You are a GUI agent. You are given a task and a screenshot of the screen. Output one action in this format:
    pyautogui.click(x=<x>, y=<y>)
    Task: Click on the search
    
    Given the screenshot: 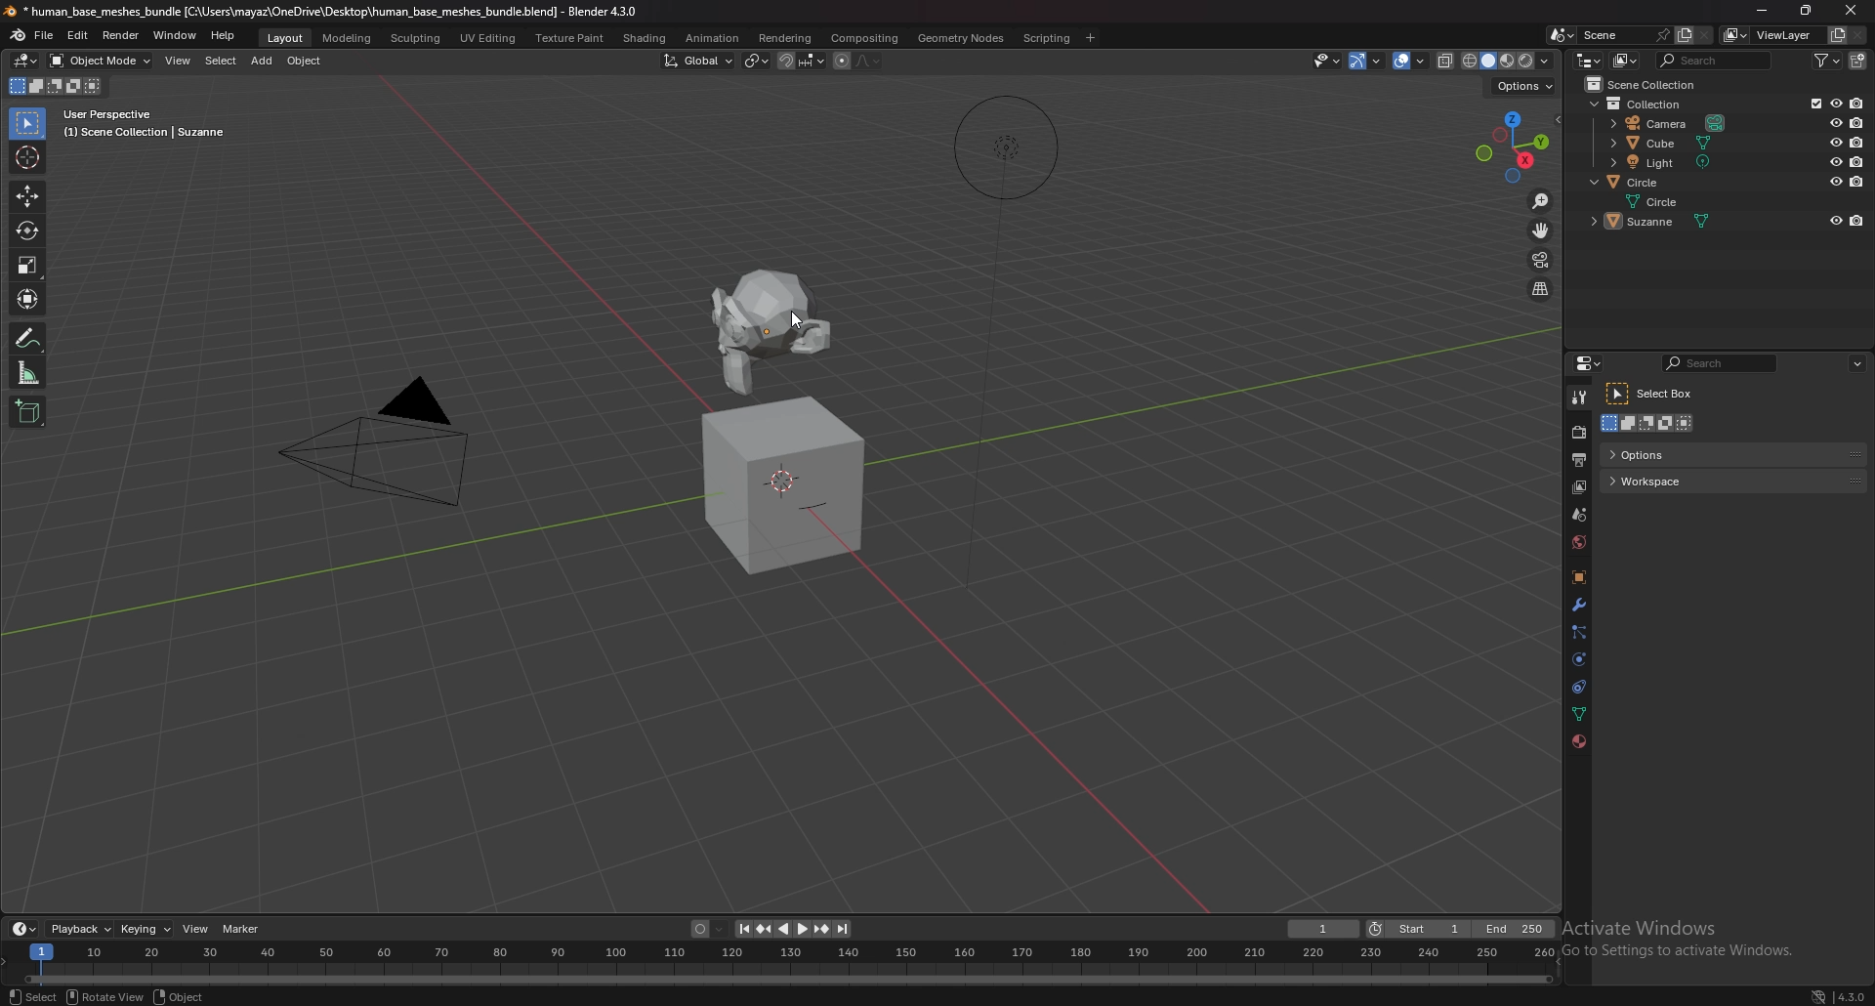 What is the action you would take?
    pyautogui.click(x=1722, y=363)
    